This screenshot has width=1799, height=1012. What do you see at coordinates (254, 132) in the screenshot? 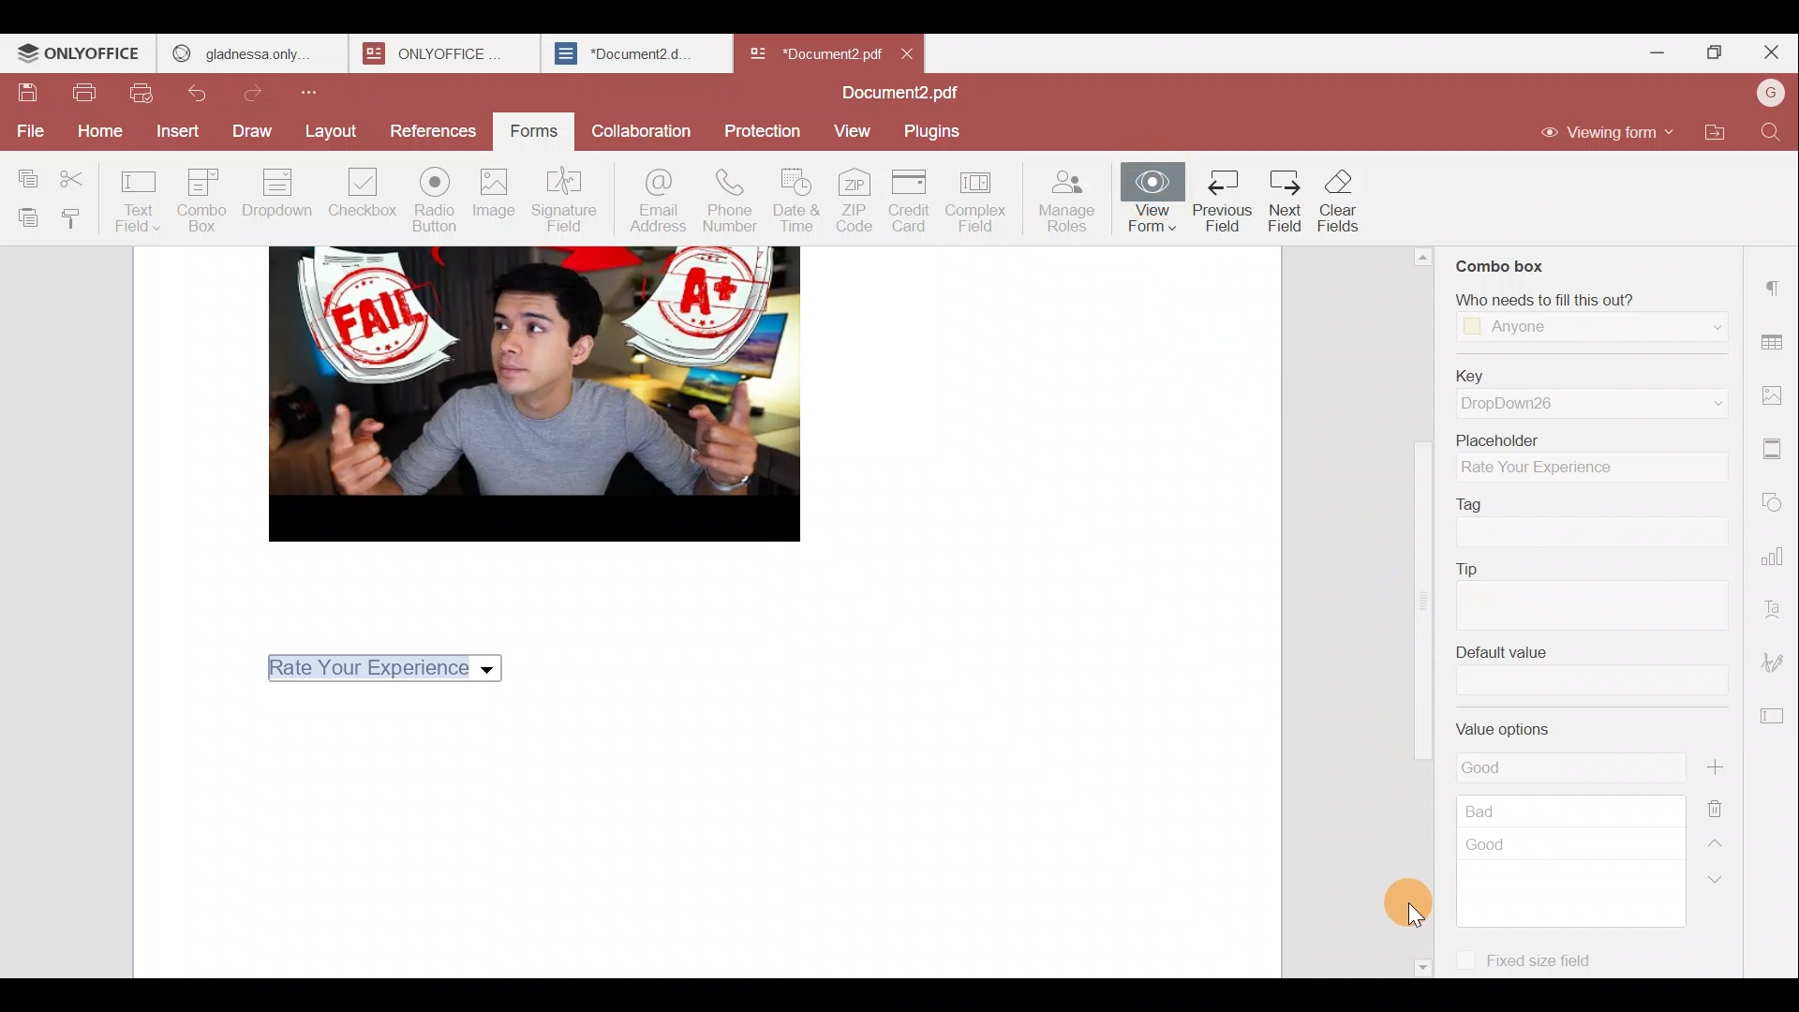
I see `Draw` at bounding box center [254, 132].